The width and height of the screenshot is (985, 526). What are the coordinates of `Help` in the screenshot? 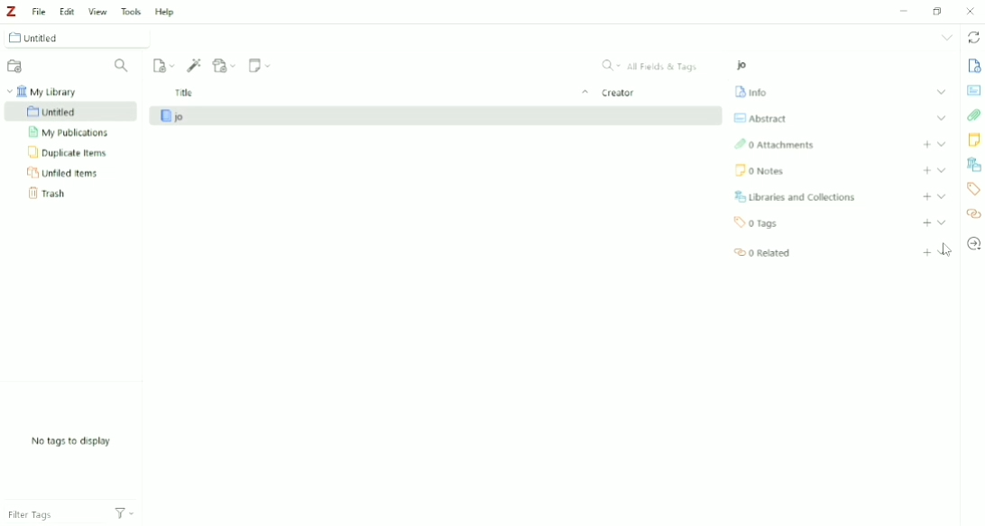 It's located at (166, 12).